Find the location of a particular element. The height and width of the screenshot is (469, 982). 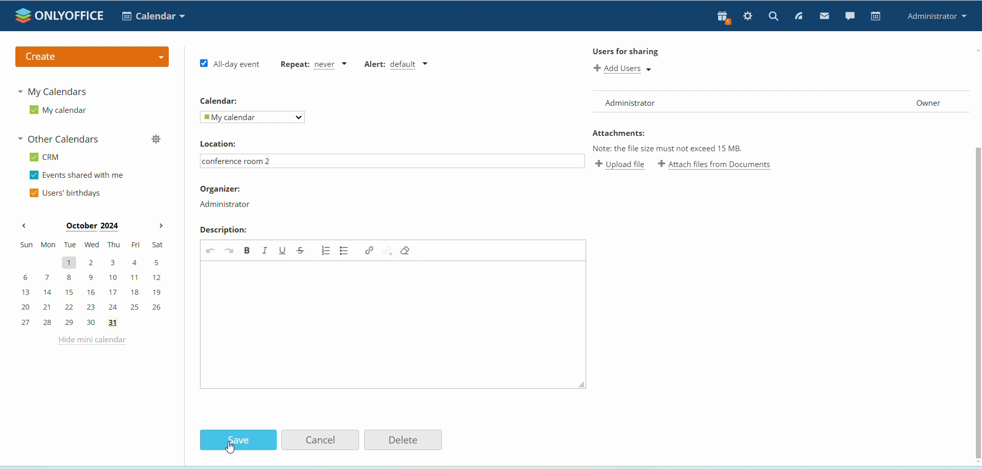

users' birthdays is located at coordinates (64, 194).